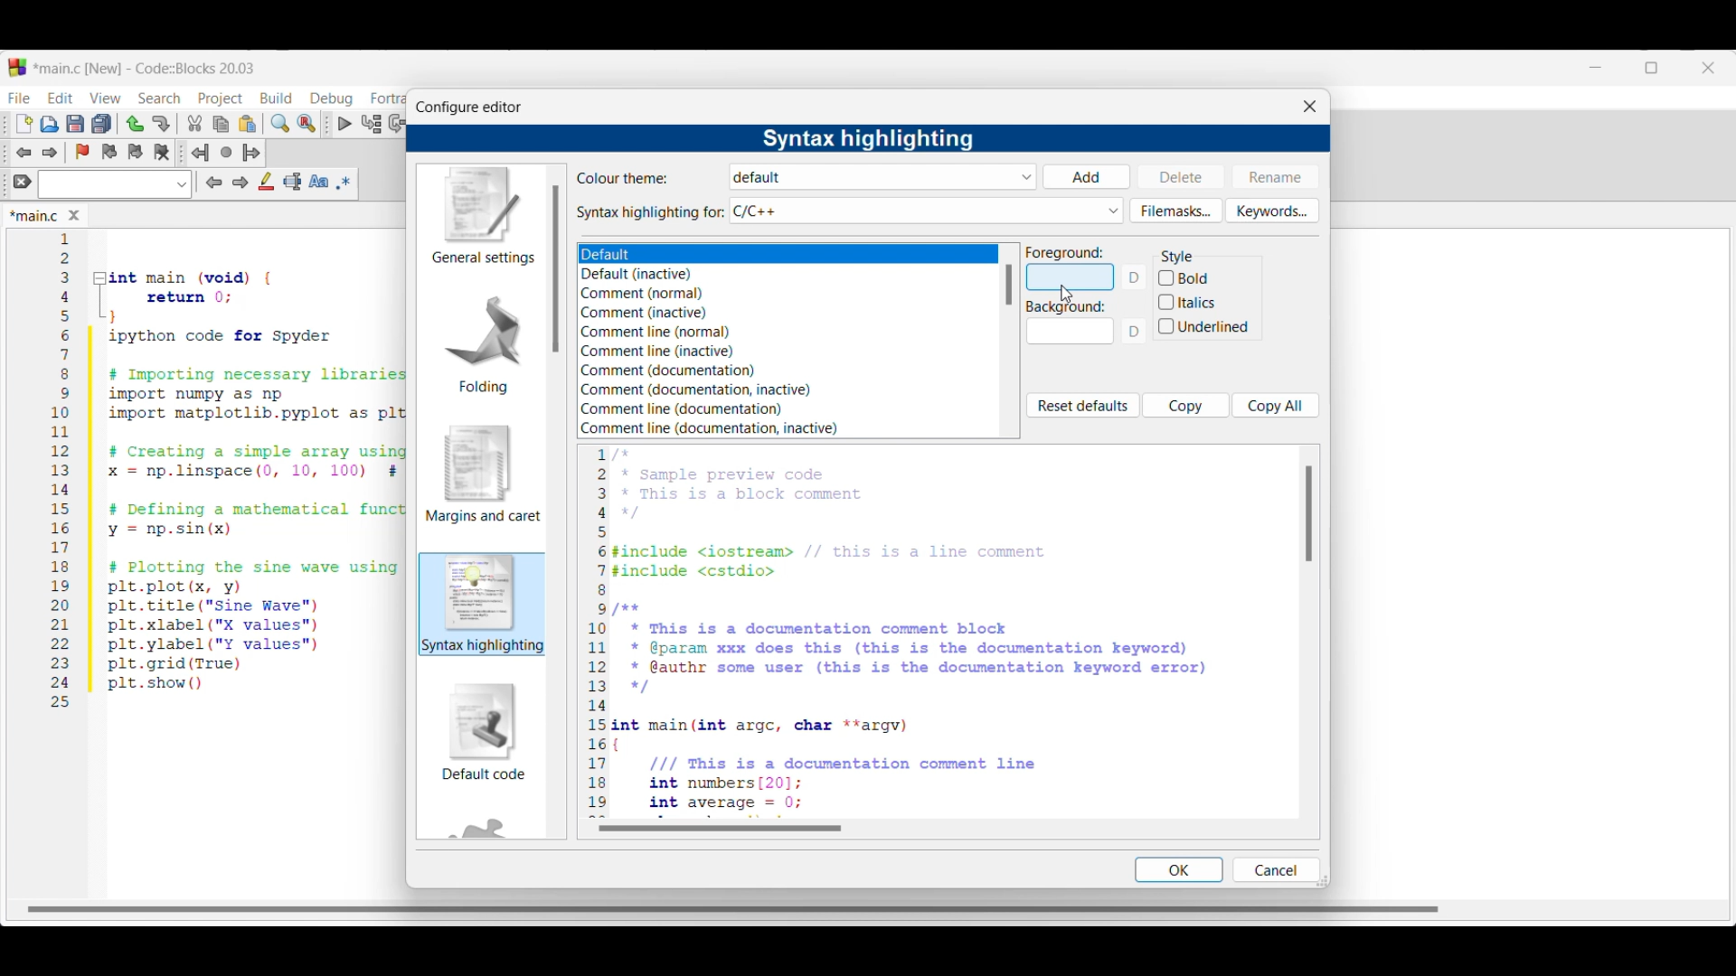 This screenshot has height=976, width=1736. What do you see at coordinates (468, 108) in the screenshot?
I see `Window title` at bounding box center [468, 108].